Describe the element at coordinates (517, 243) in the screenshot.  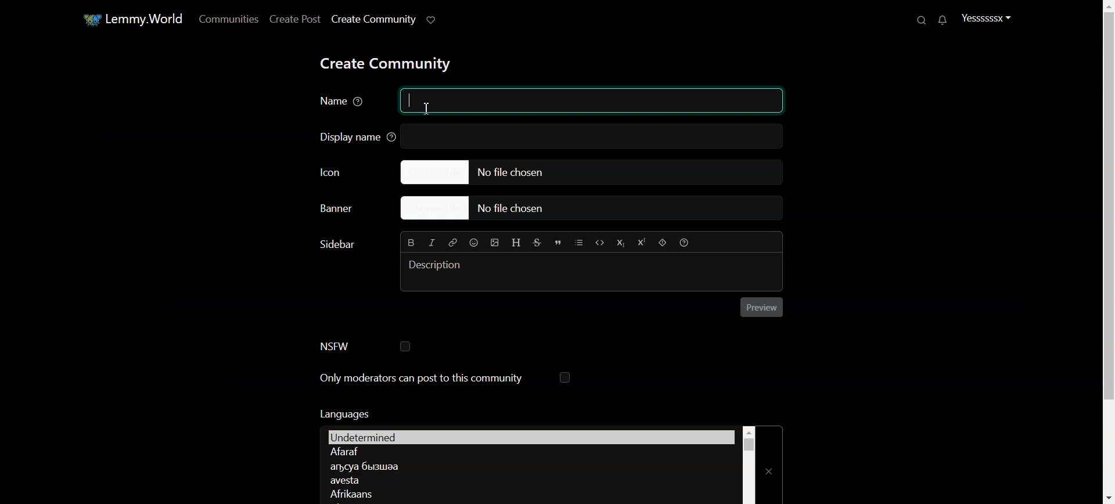
I see `Header` at that location.